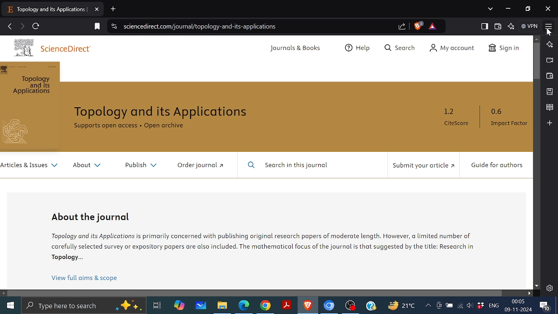 The width and height of the screenshot is (558, 314). I want to click on Files, so click(222, 307).